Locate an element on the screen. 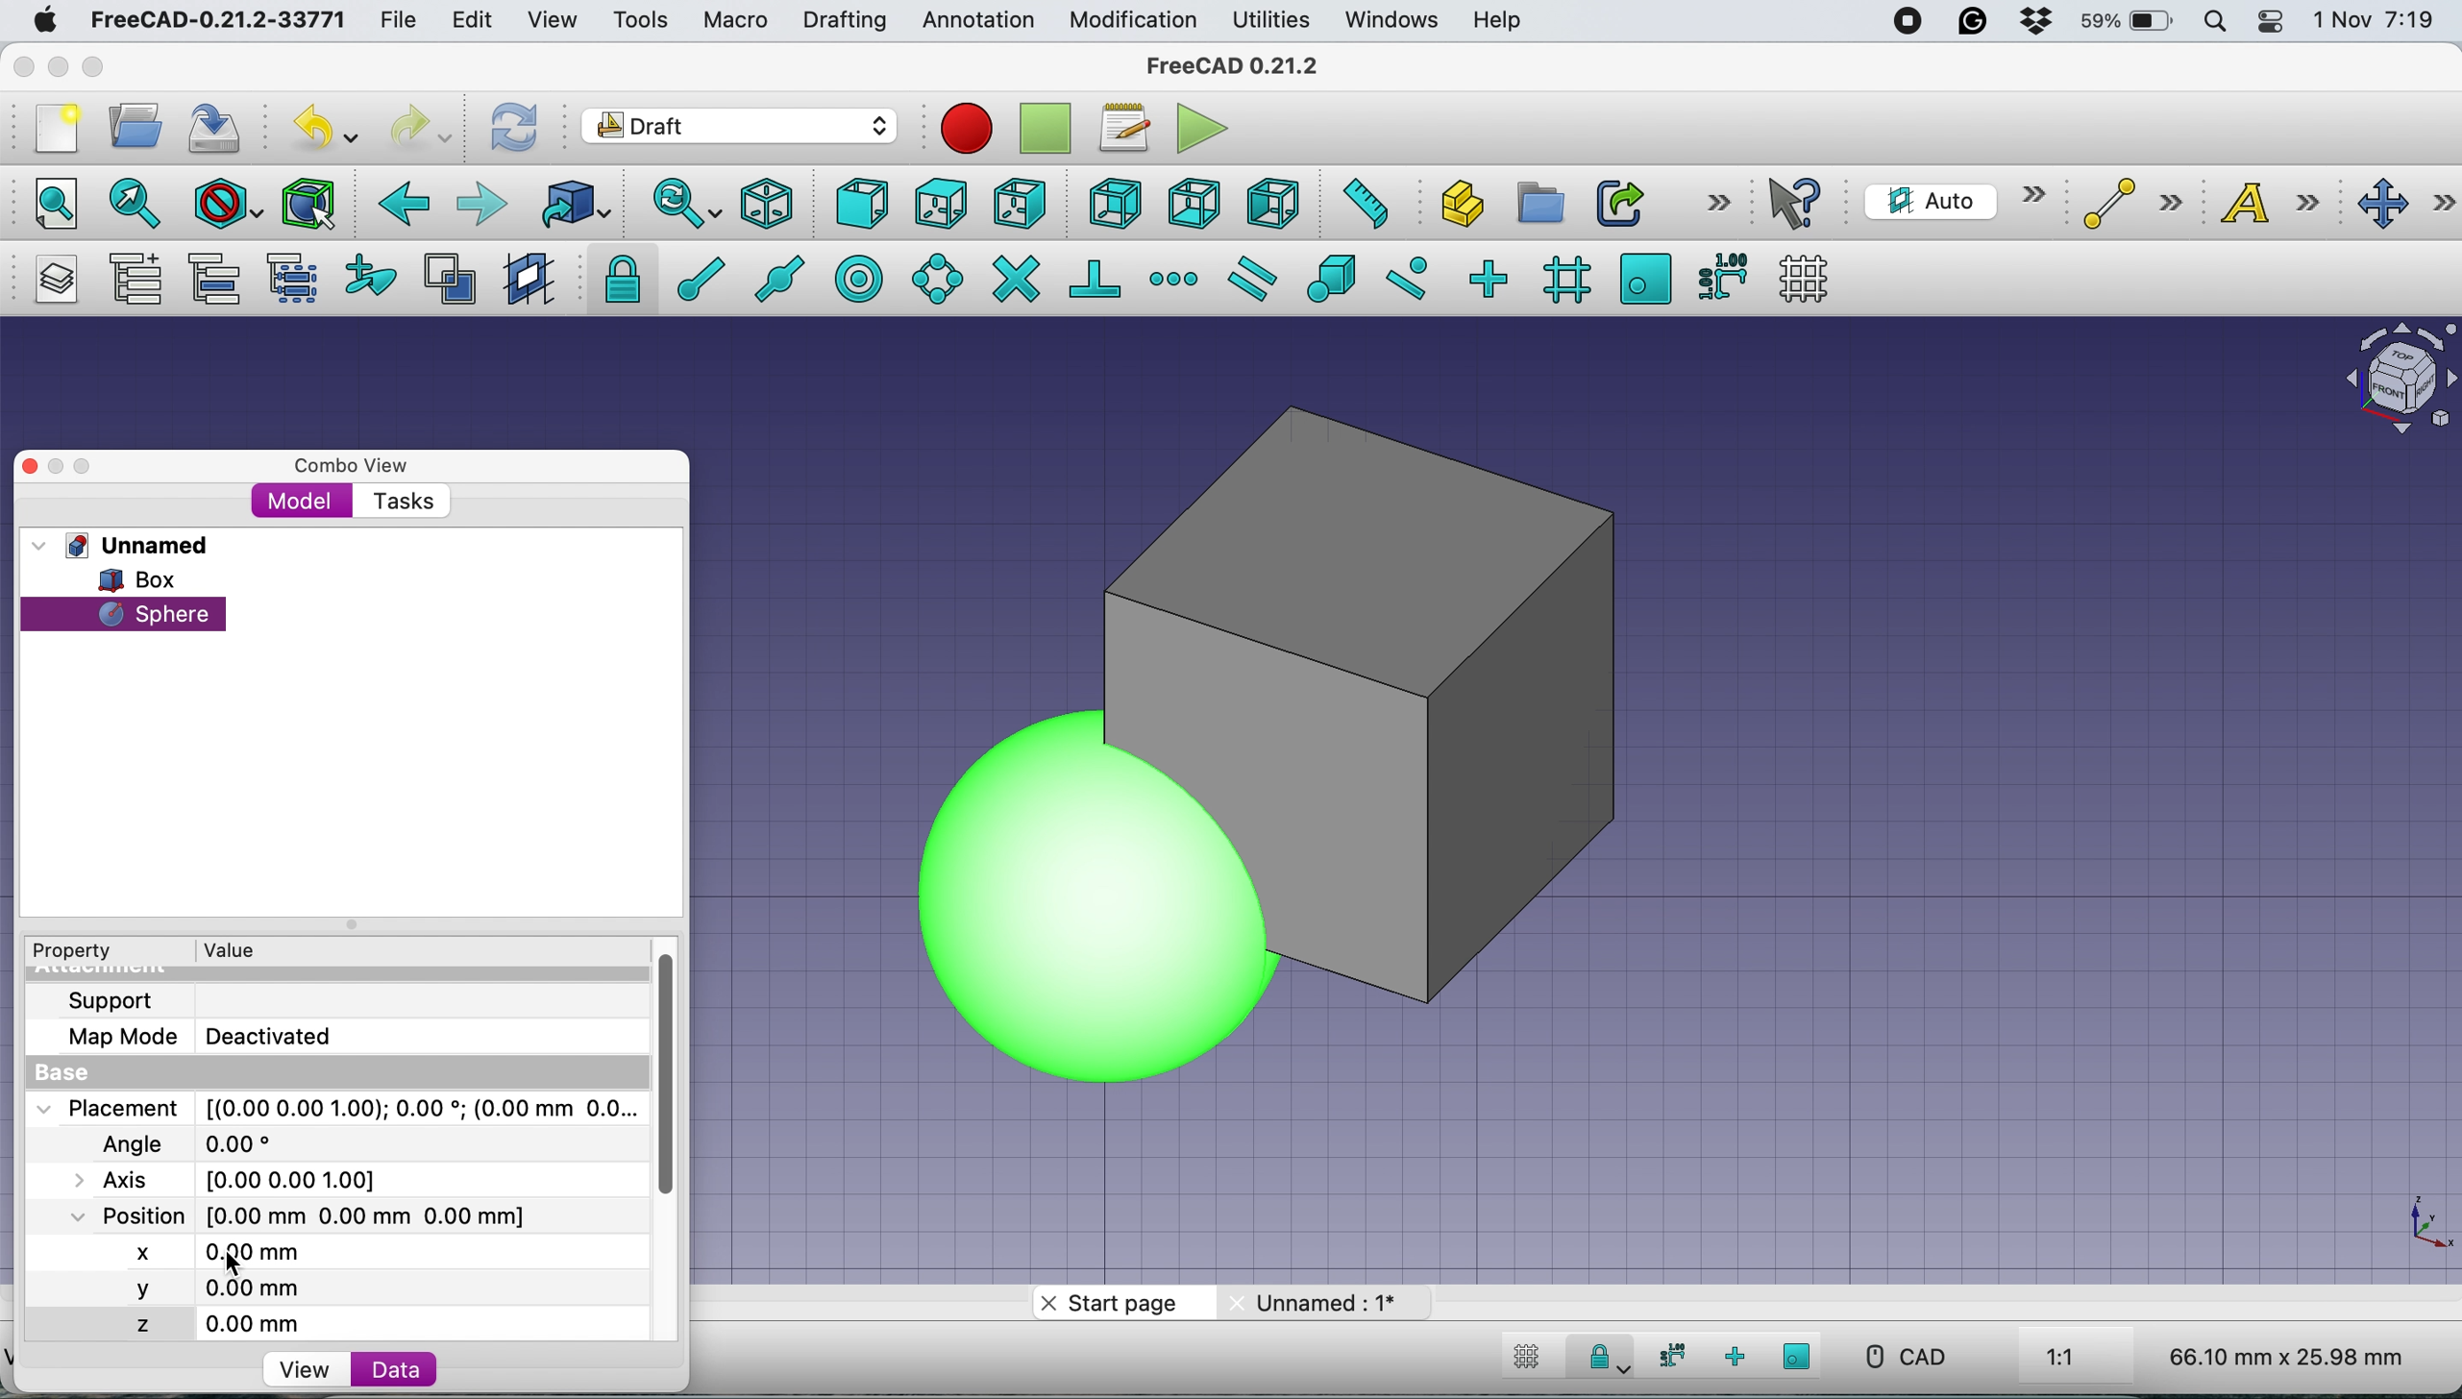 This screenshot has width=2462, height=1399. file is located at coordinates (398, 21).